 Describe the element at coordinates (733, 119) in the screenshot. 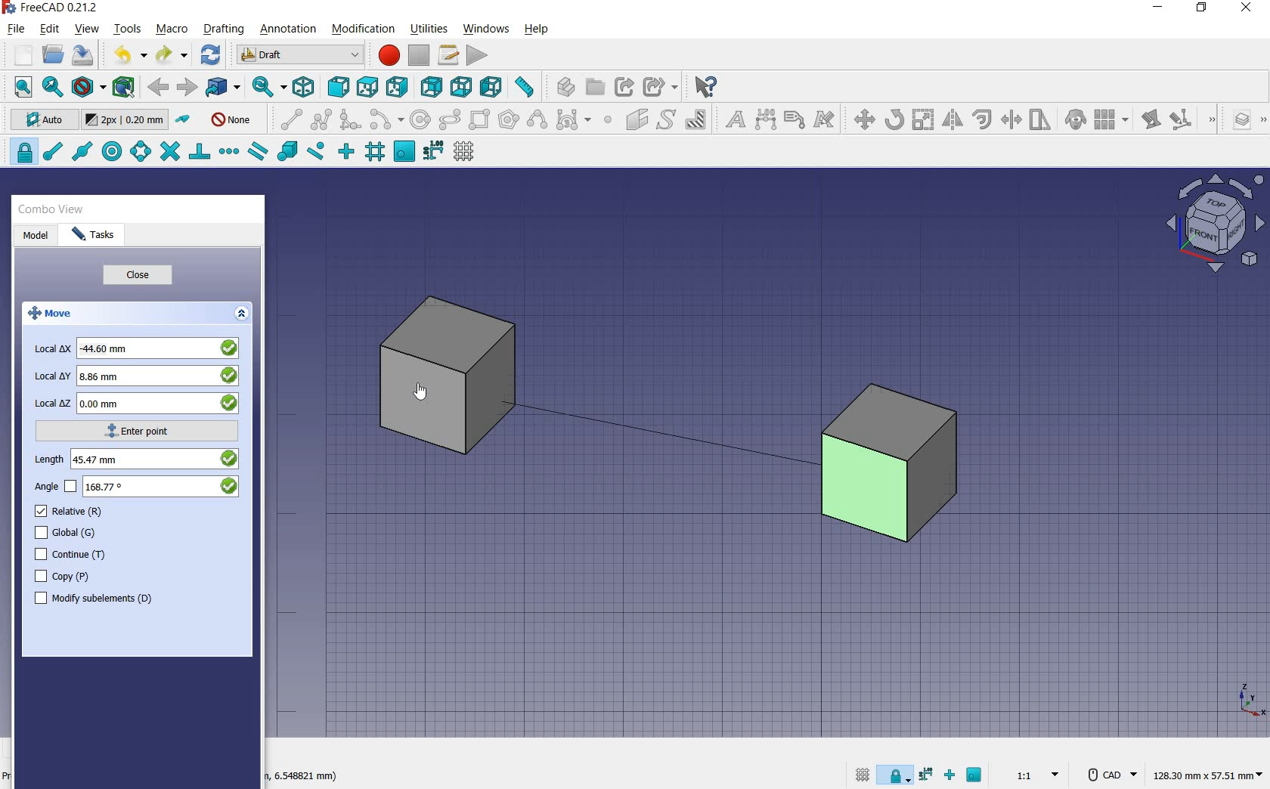

I see `text` at that location.